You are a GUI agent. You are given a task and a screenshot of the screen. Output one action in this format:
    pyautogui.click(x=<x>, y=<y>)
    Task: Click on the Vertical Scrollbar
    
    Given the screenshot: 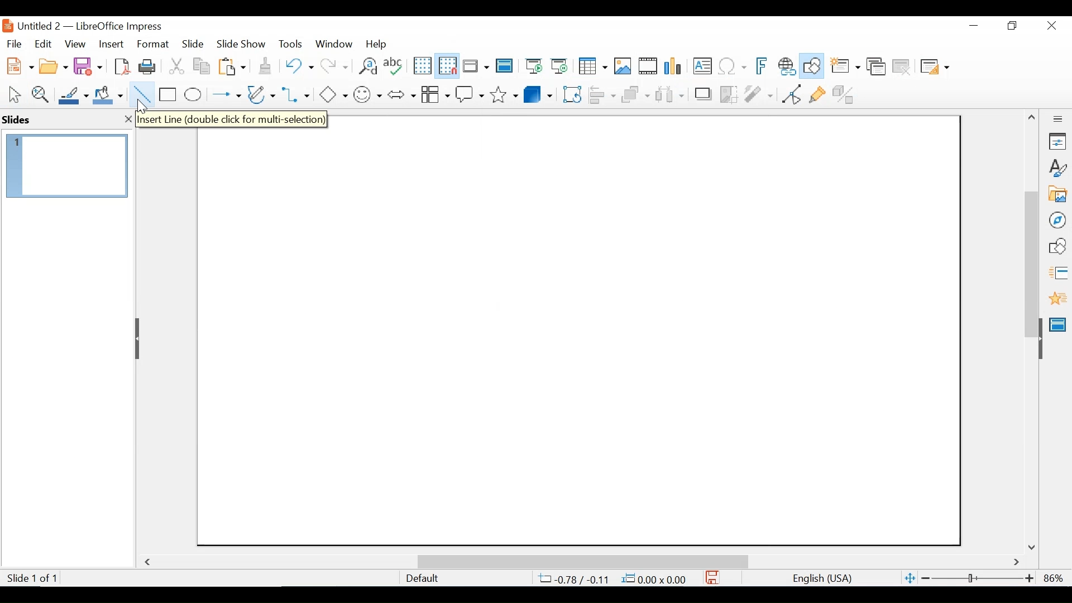 What is the action you would take?
    pyautogui.click(x=1031, y=251)
    